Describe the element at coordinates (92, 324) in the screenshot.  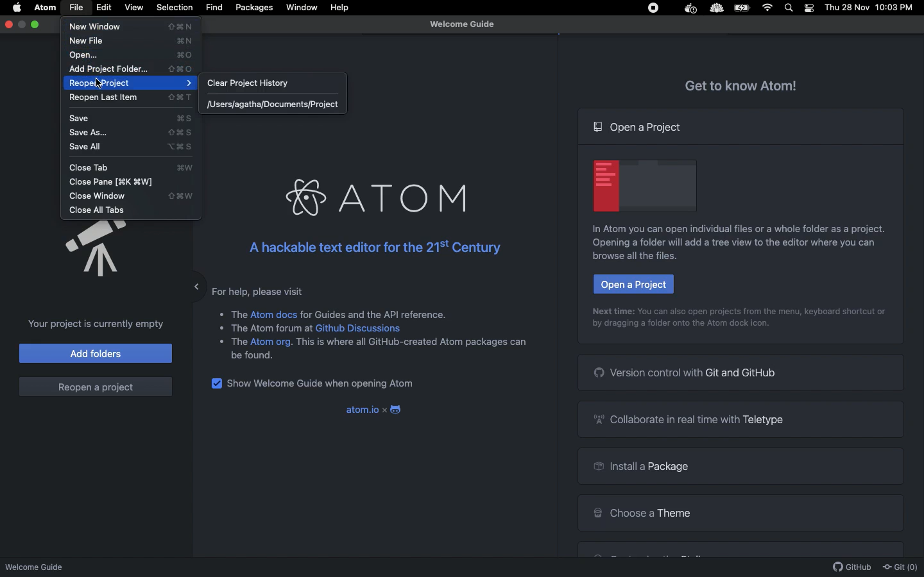
I see `Your project is currently empty` at that location.